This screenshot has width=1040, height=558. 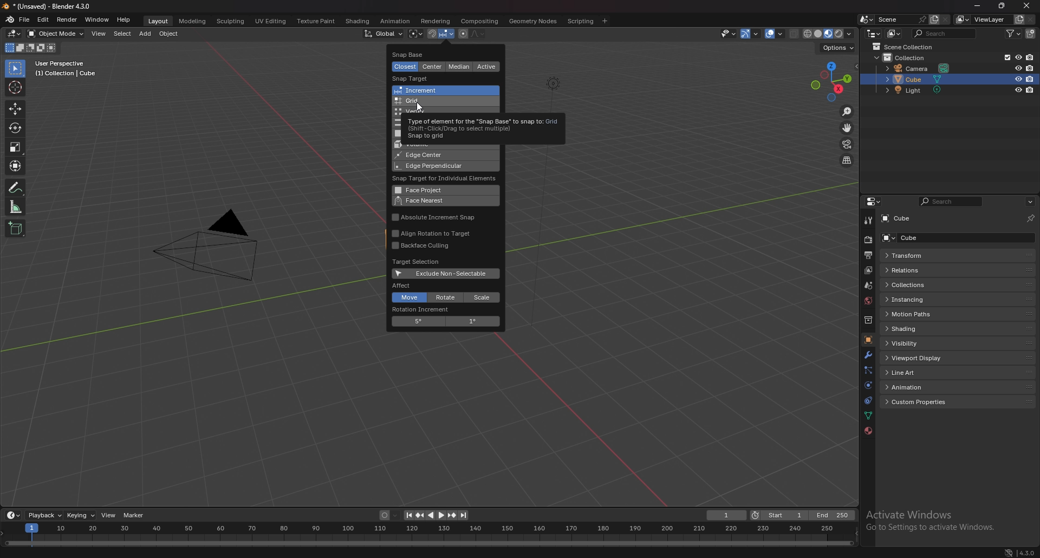 What do you see at coordinates (918, 358) in the screenshot?
I see `viewport display` at bounding box center [918, 358].